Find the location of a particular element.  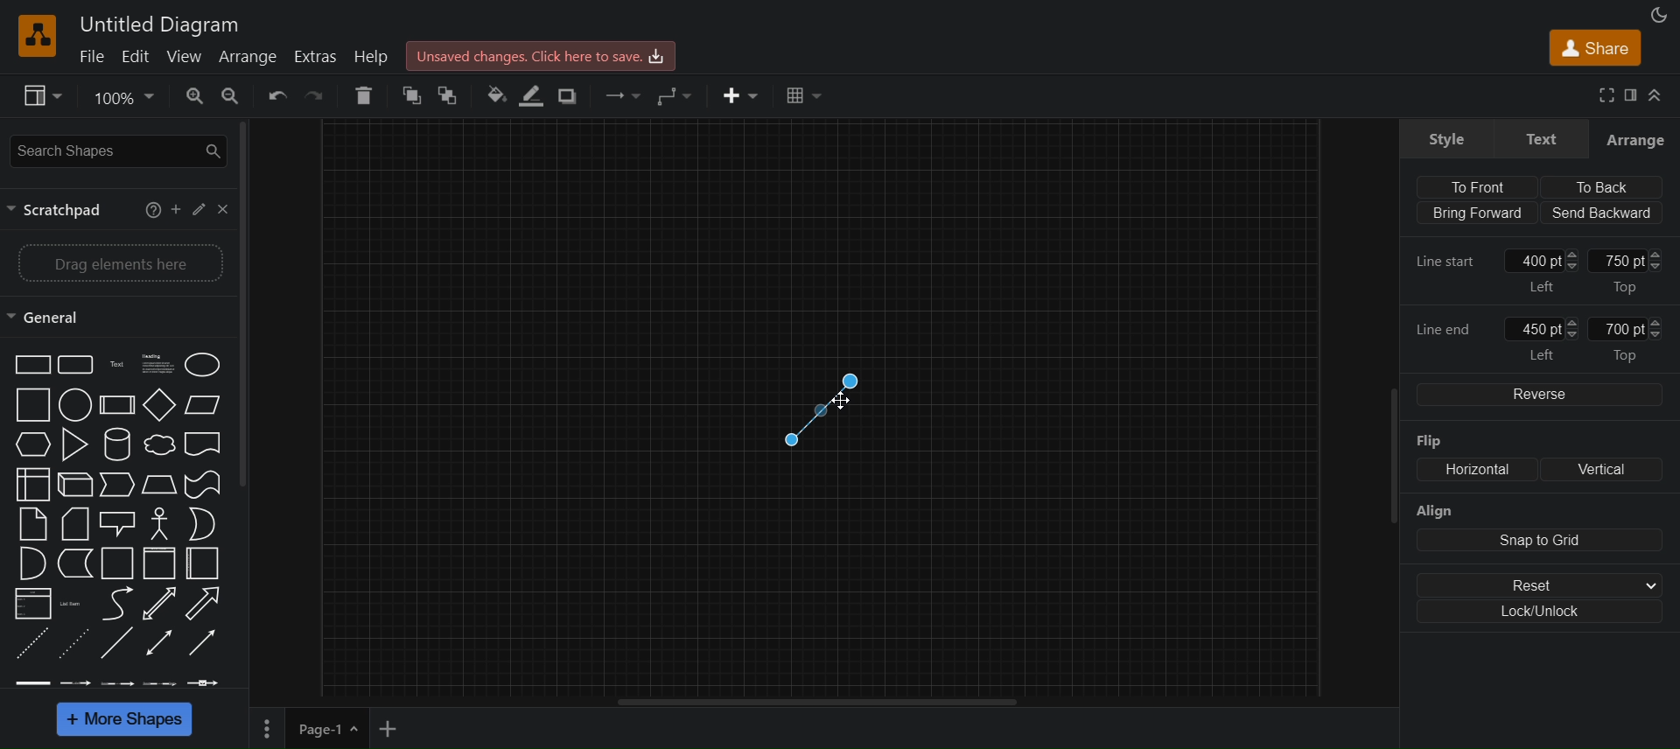

connector 1 is located at coordinates (31, 682).